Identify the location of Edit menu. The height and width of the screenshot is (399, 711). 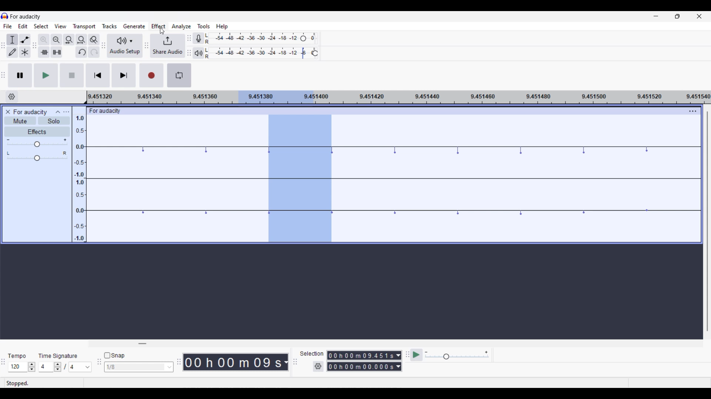
(23, 26).